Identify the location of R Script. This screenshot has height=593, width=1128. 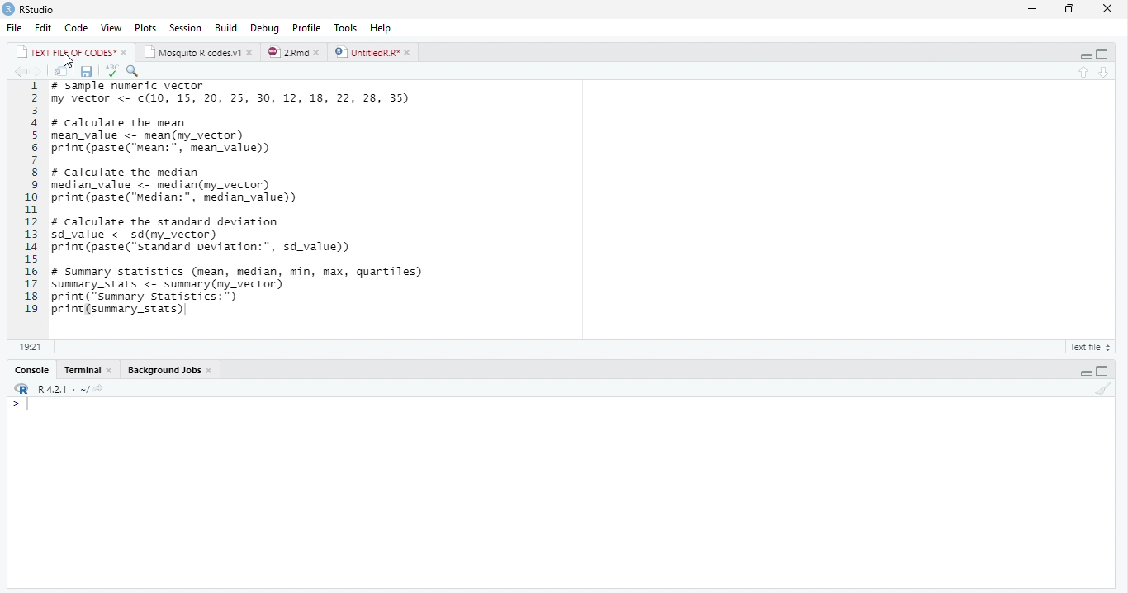
(1088, 348).